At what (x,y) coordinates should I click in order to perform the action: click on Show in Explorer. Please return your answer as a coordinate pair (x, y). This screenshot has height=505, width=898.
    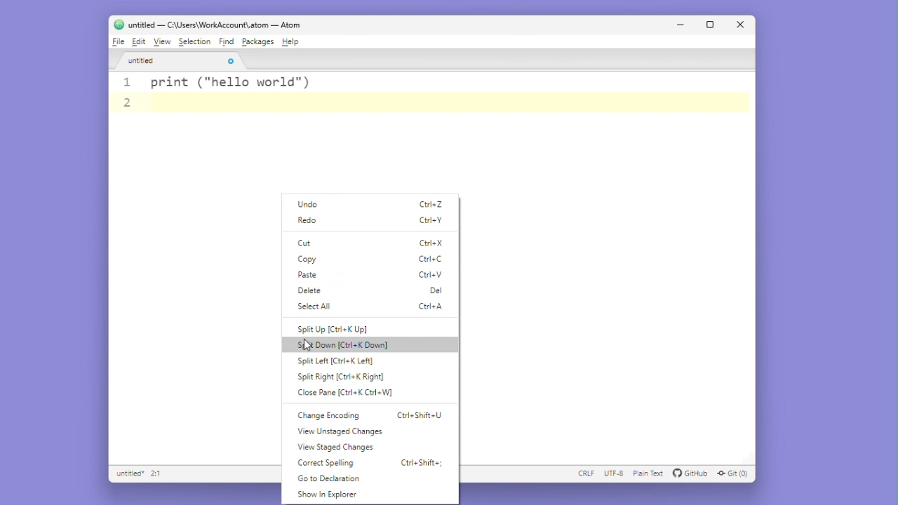
    Looking at the image, I should click on (338, 495).